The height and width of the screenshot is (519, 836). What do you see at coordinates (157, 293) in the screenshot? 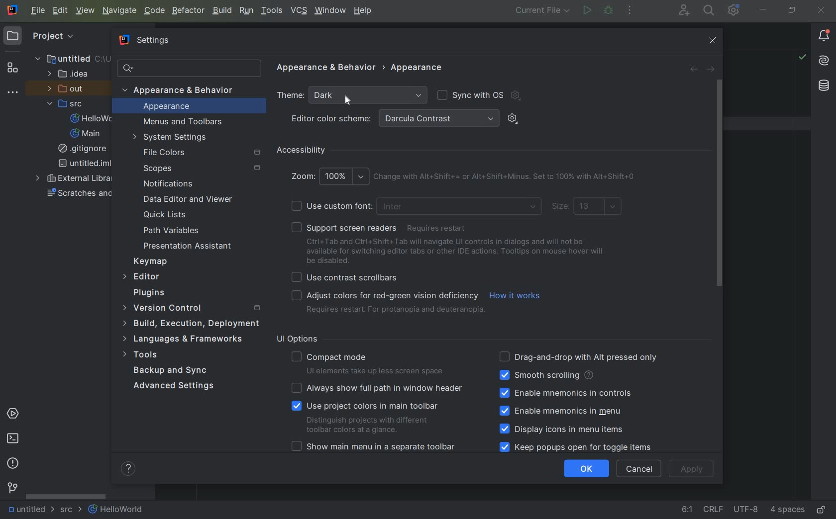
I see `PLUGINS` at bounding box center [157, 293].